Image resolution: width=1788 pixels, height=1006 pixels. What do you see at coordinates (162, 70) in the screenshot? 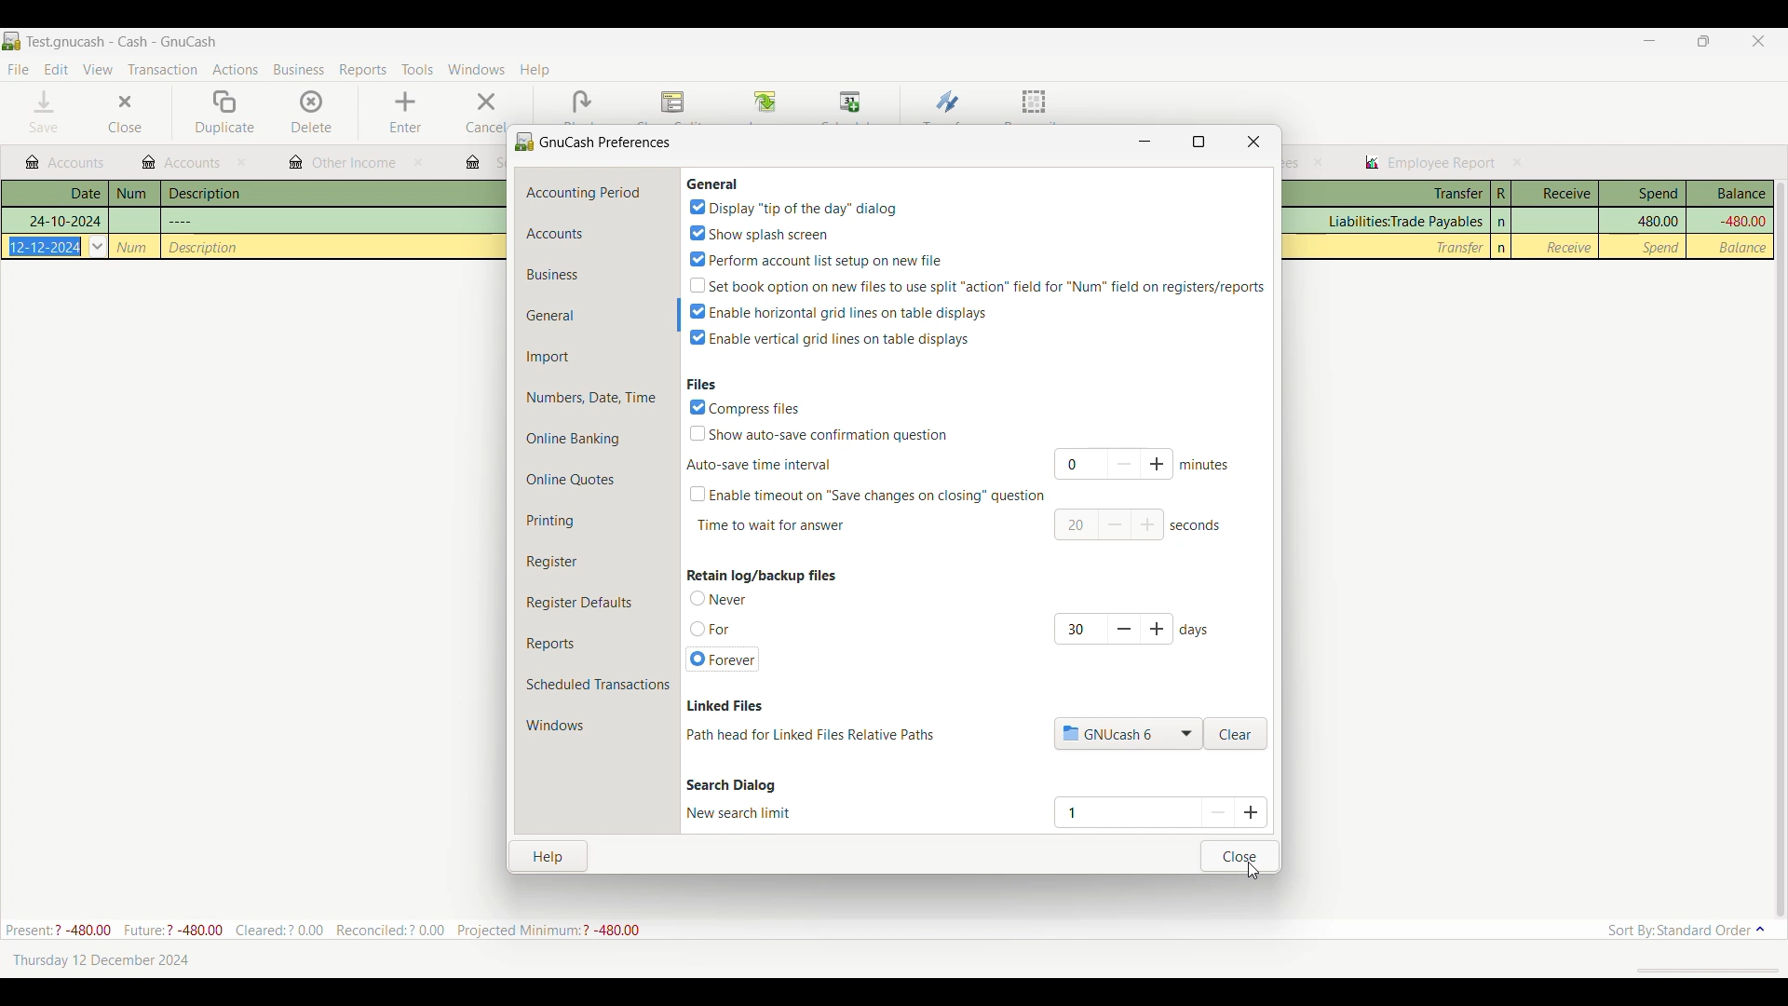
I see `Transaction menu` at bounding box center [162, 70].